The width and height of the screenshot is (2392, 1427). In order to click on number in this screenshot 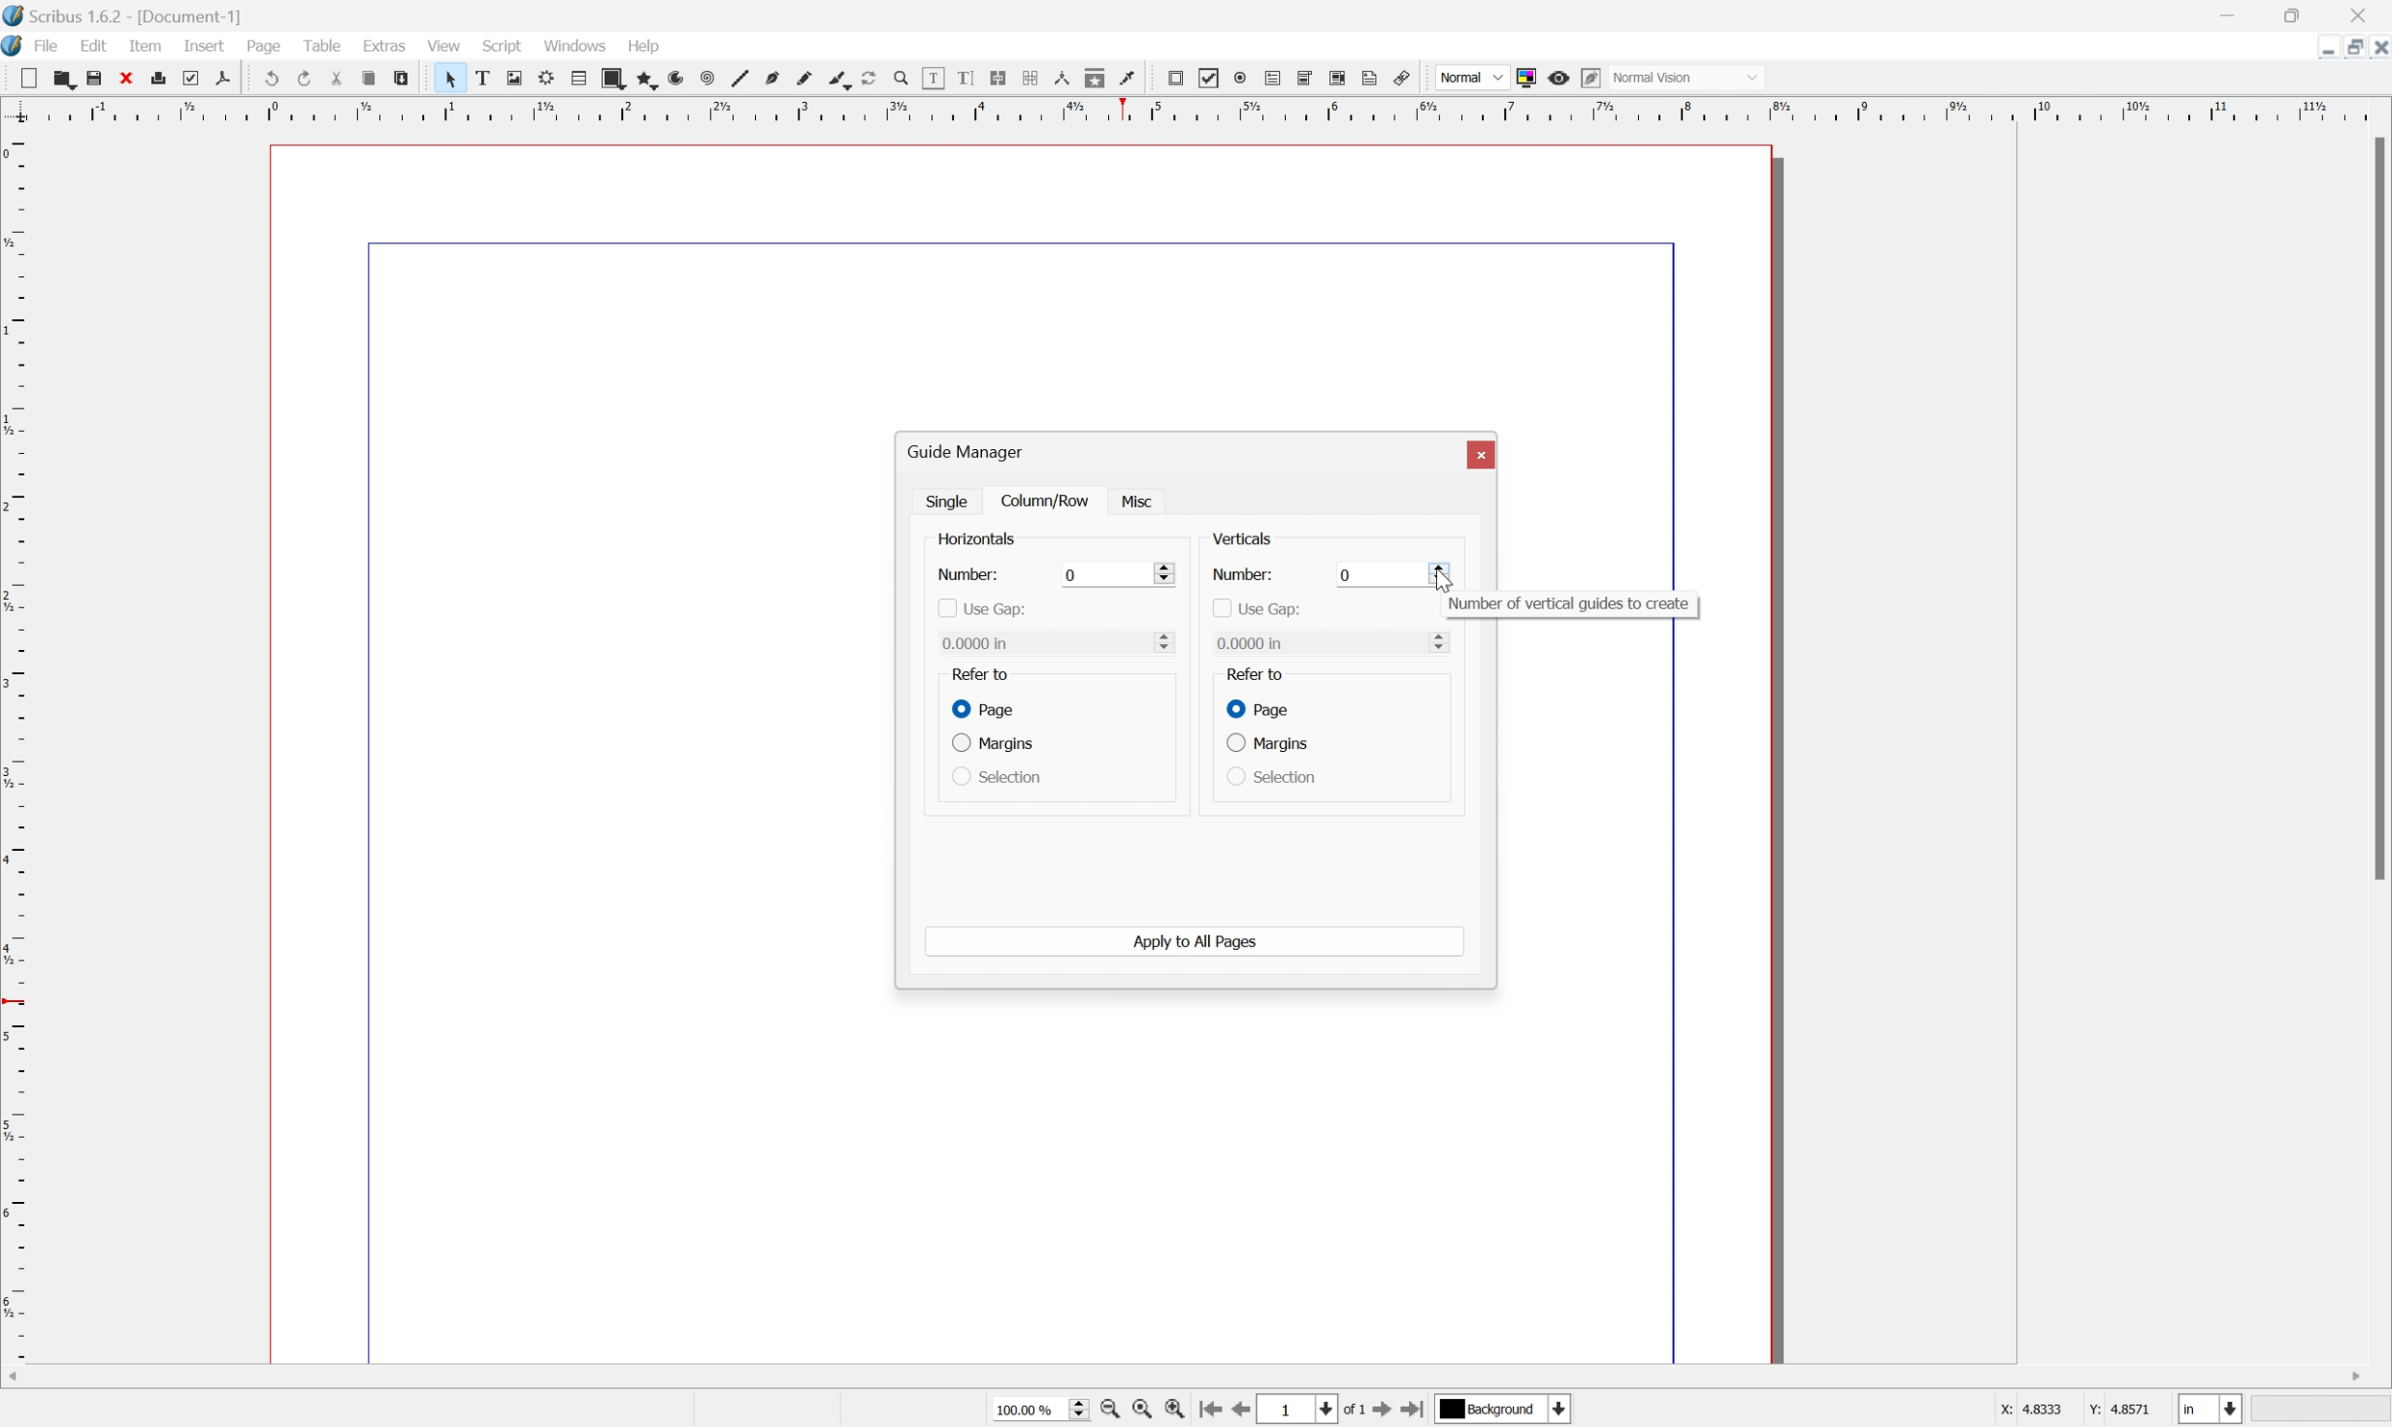, I will do `click(1241, 576)`.